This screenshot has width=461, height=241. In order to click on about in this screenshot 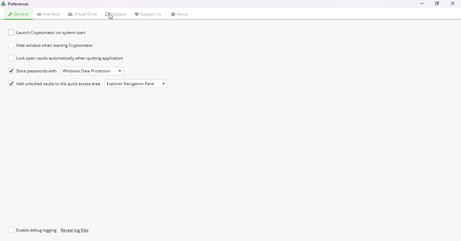, I will do `click(180, 14)`.